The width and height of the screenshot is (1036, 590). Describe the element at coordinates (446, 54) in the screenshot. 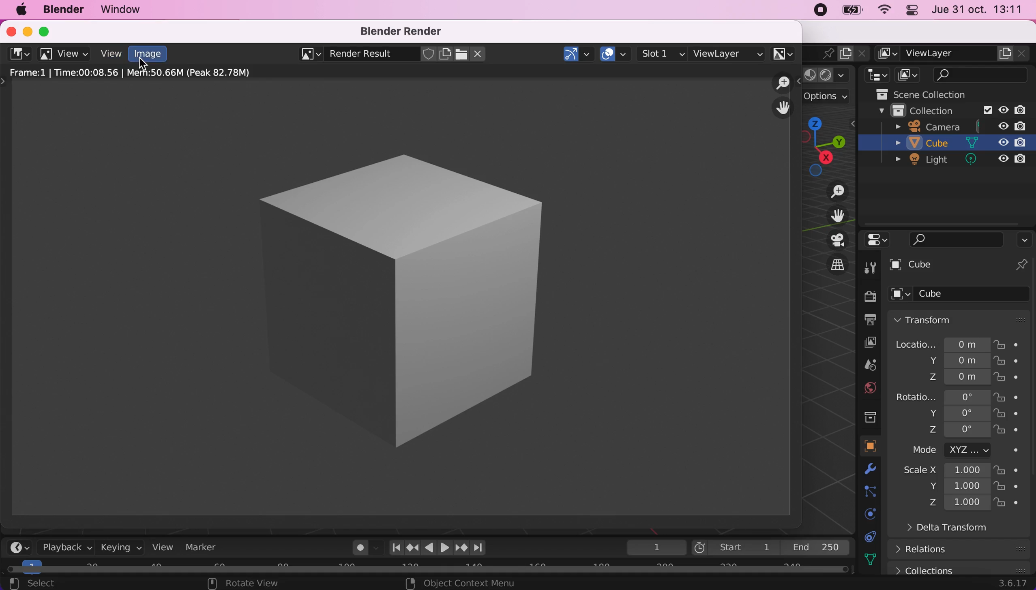

I see `new image` at that location.